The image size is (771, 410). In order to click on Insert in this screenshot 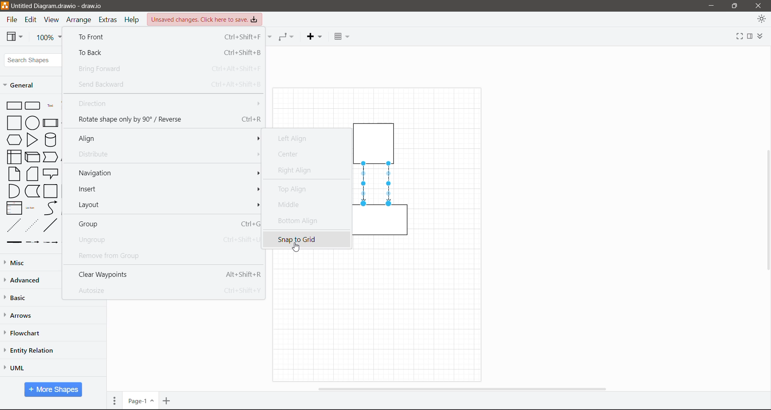, I will do `click(168, 189)`.